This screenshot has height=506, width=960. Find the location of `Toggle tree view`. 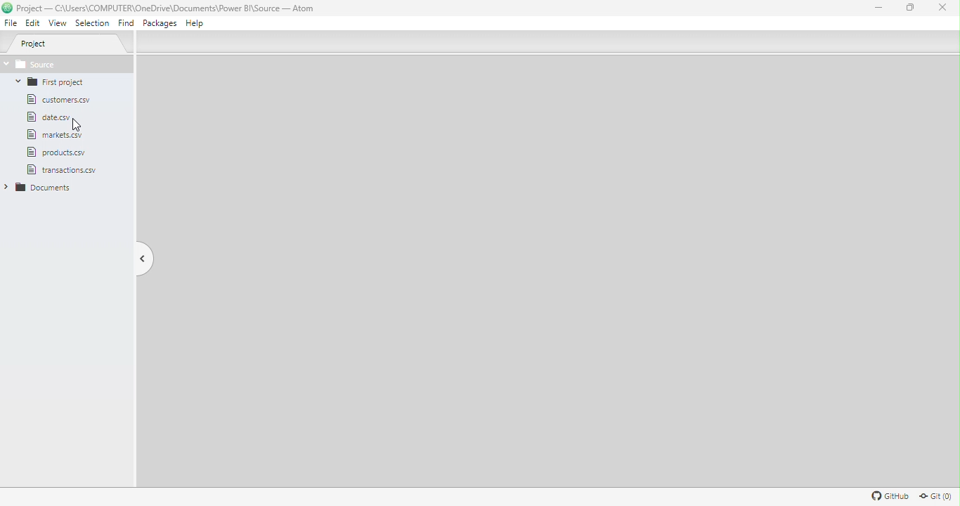

Toggle tree view is located at coordinates (143, 253).